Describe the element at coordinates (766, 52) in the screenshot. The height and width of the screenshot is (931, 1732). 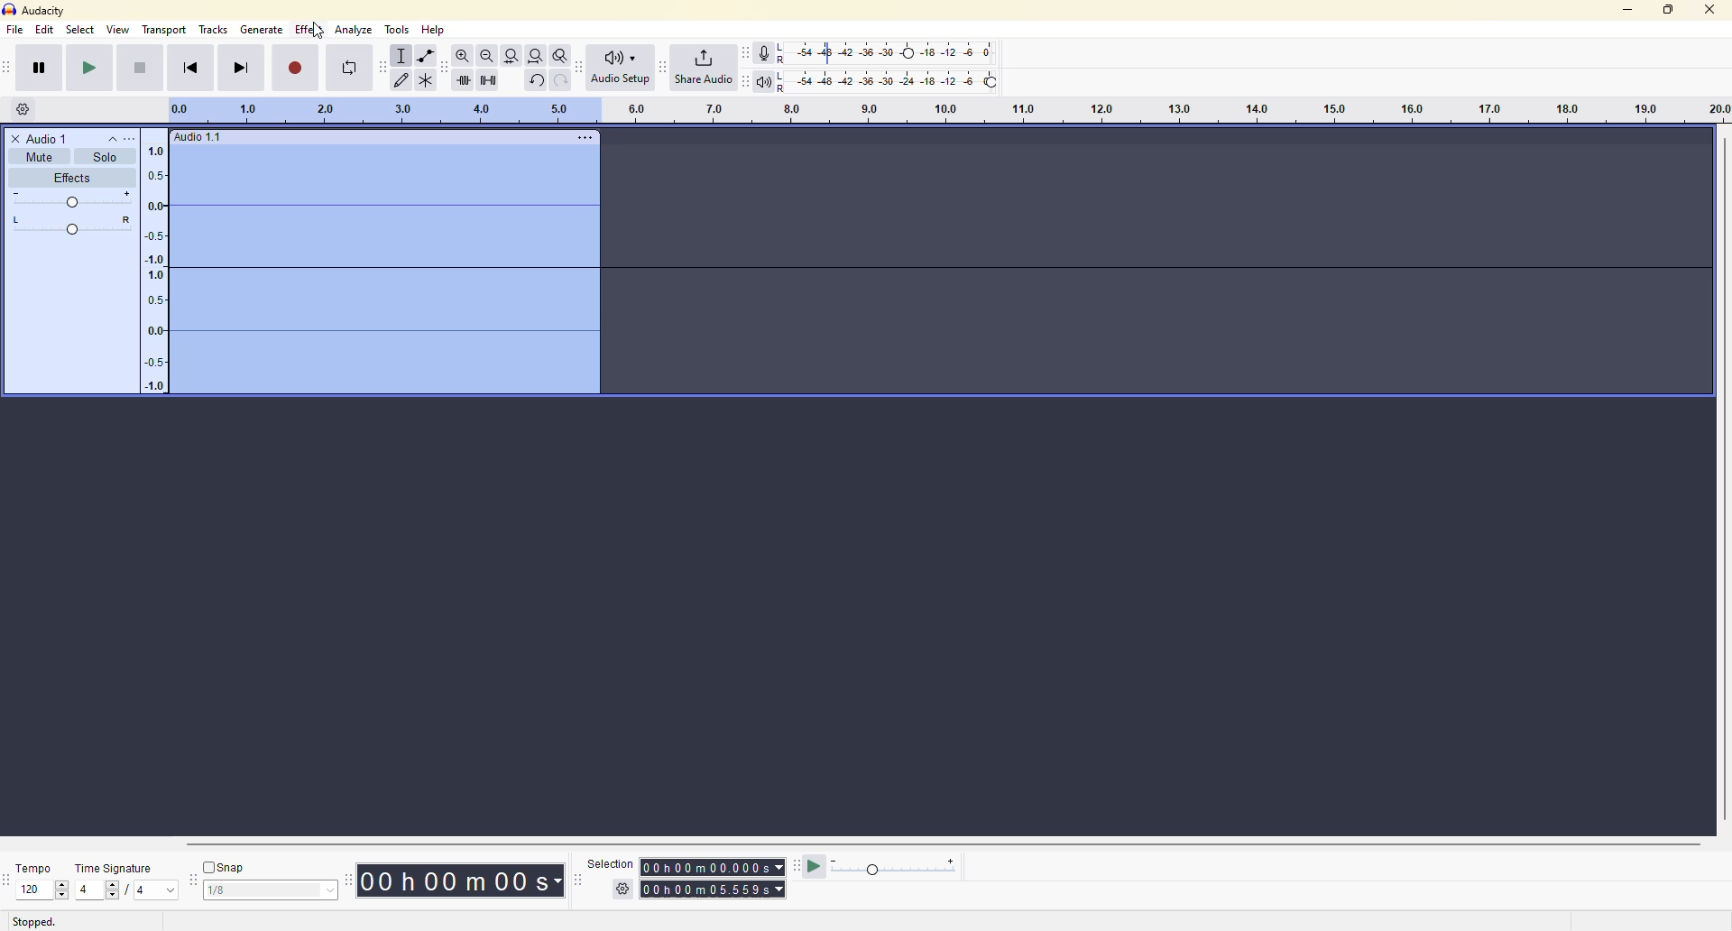
I see `record meter` at that location.